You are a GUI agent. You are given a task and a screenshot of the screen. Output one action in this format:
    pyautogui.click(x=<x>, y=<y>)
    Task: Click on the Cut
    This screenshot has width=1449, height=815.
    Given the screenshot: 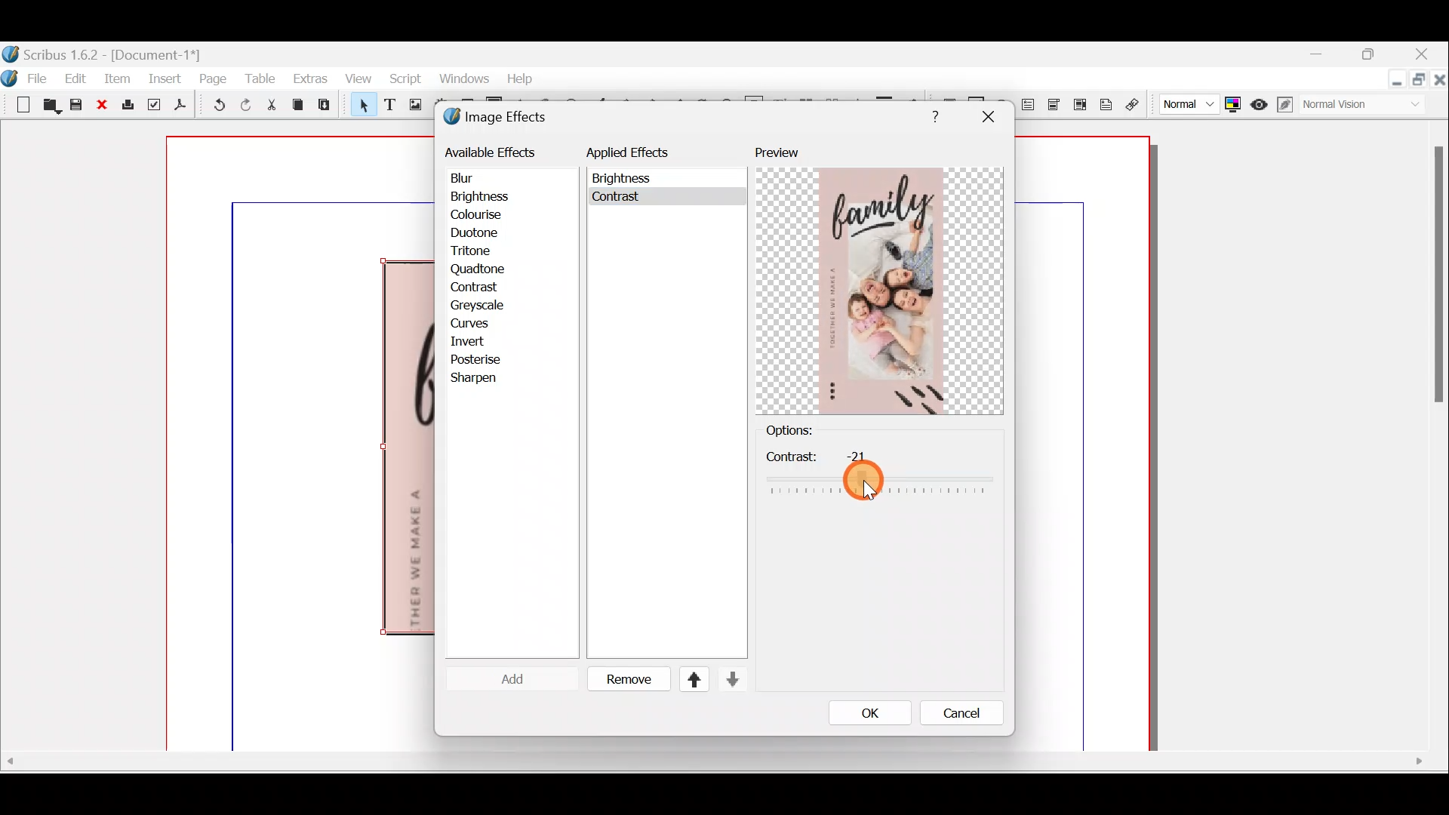 What is the action you would take?
    pyautogui.click(x=271, y=107)
    